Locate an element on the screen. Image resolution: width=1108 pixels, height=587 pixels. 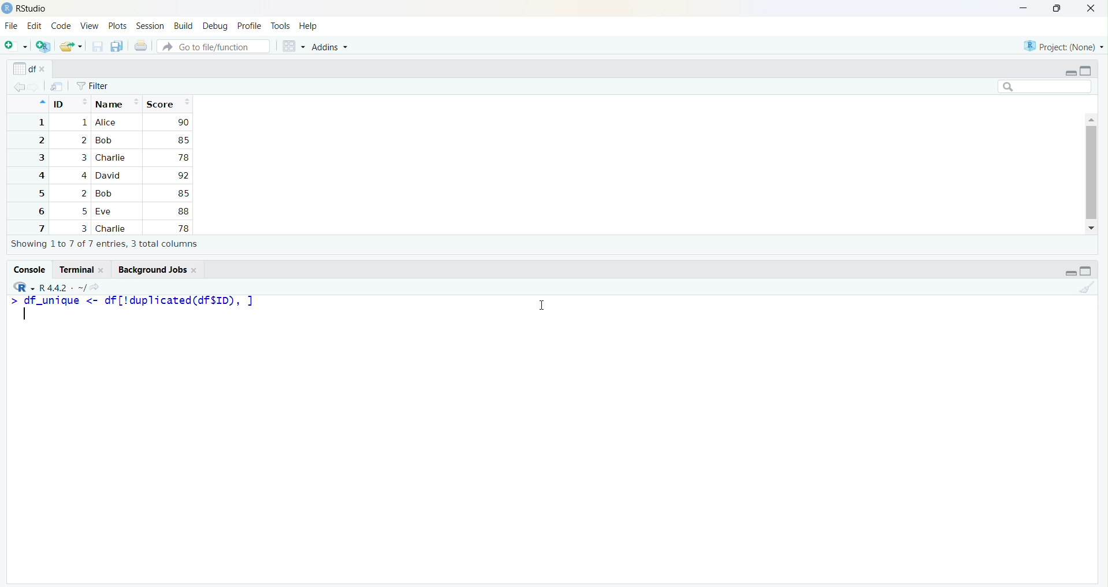
cursor is located at coordinates (540, 306).